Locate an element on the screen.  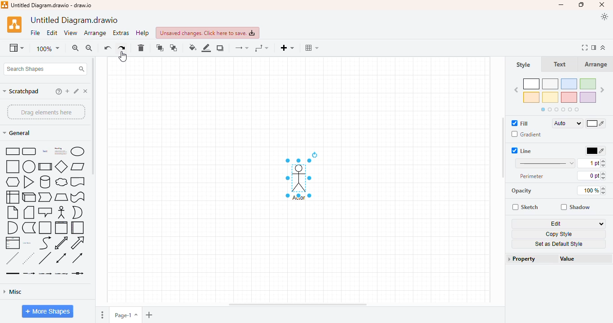
format is located at coordinates (595, 48).